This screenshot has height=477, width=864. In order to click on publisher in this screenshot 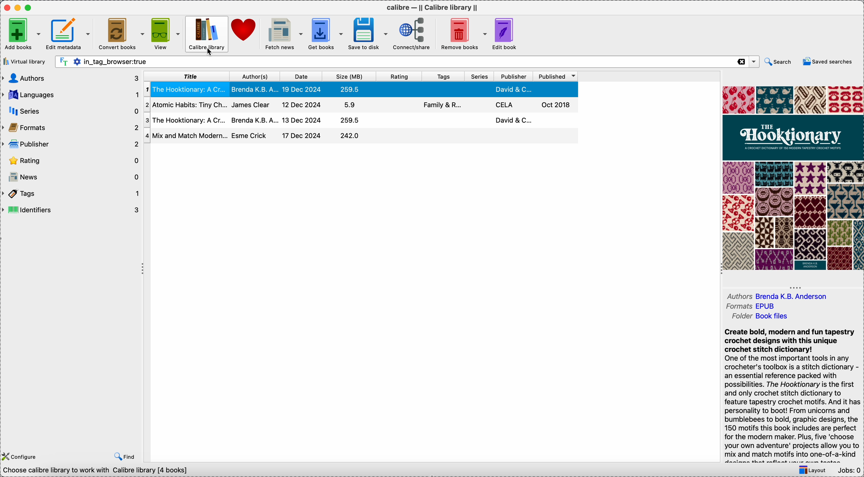, I will do `click(71, 143)`.